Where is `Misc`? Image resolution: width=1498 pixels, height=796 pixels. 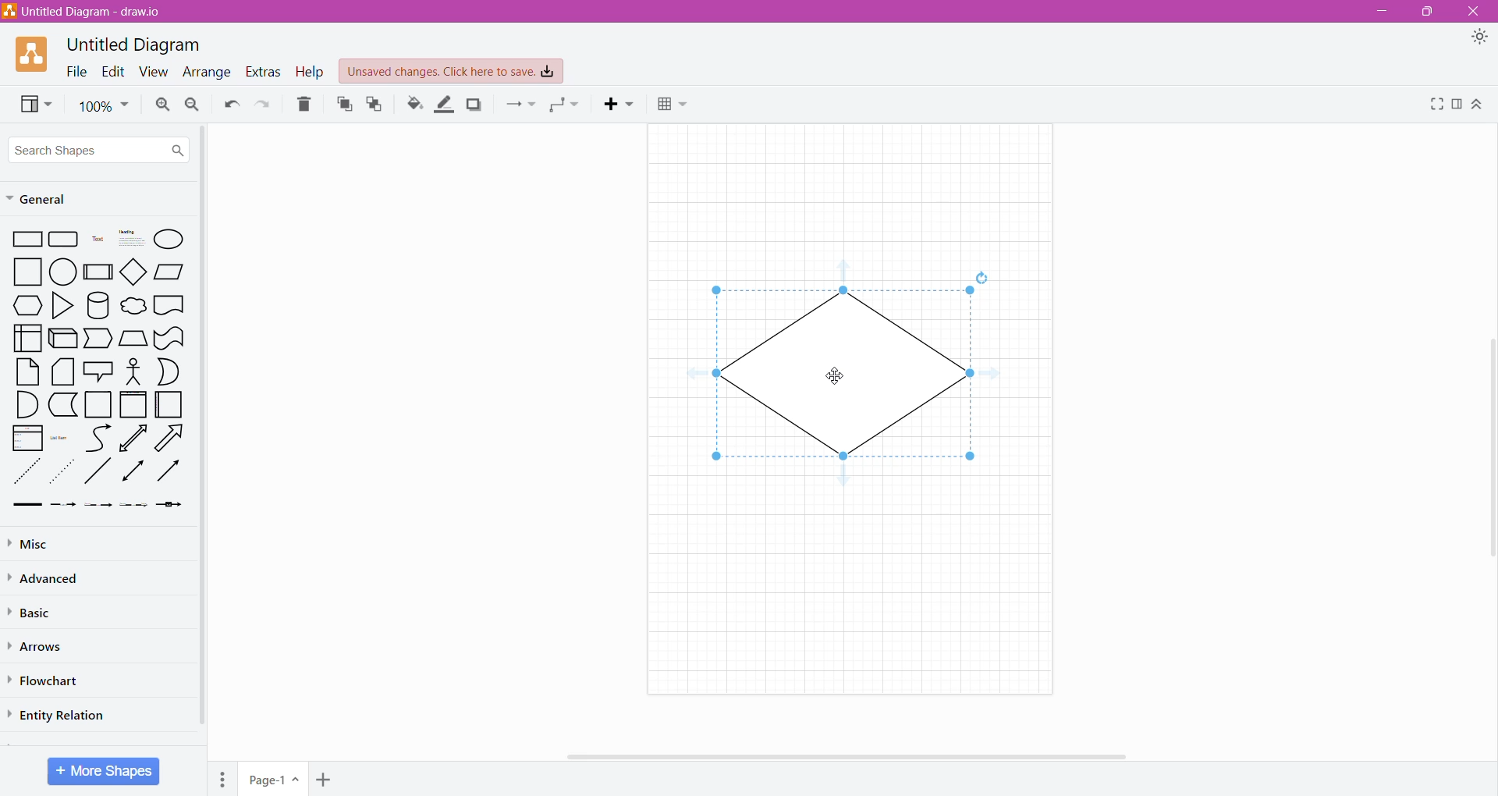 Misc is located at coordinates (48, 545).